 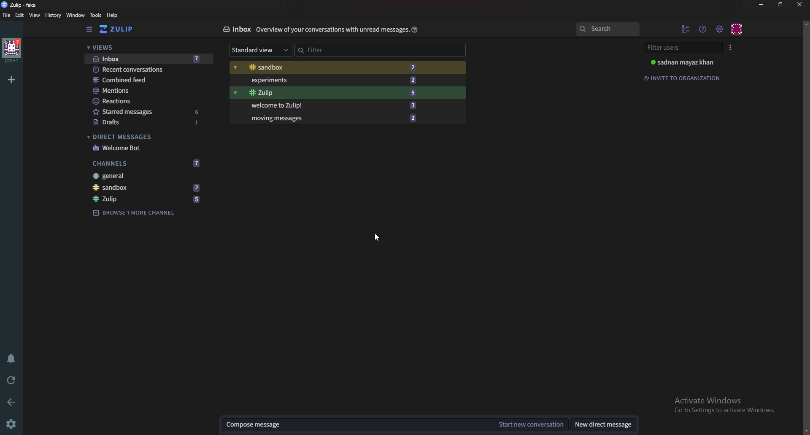 I want to click on Reactions, so click(x=146, y=101).